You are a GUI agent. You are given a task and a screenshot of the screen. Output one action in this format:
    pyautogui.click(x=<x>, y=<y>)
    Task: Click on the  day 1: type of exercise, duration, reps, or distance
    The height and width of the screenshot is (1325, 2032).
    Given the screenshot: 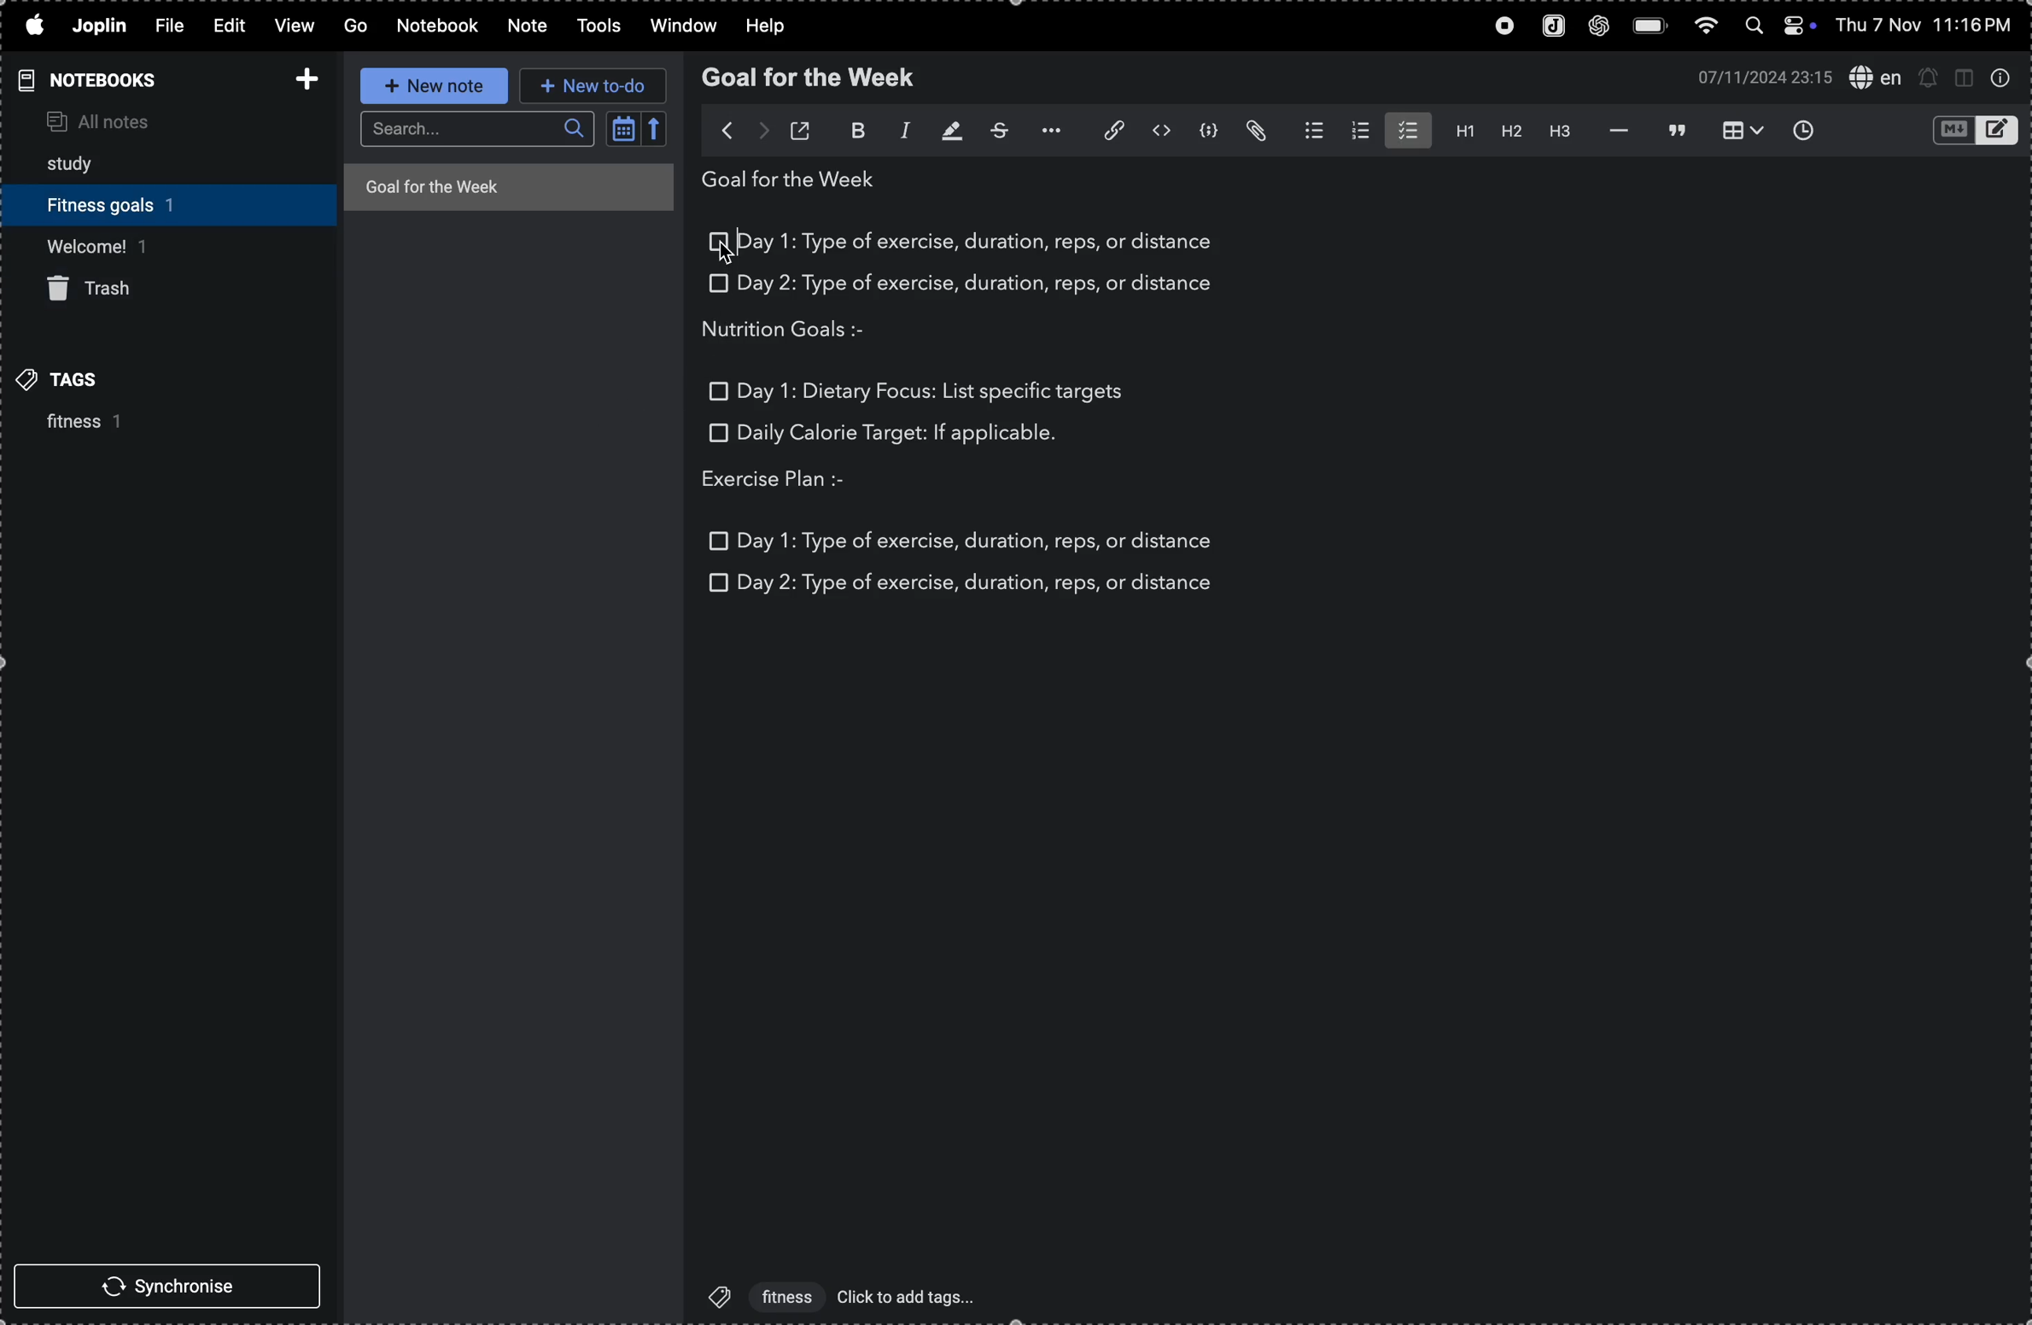 What is the action you would take?
    pyautogui.click(x=986, y=242)
    